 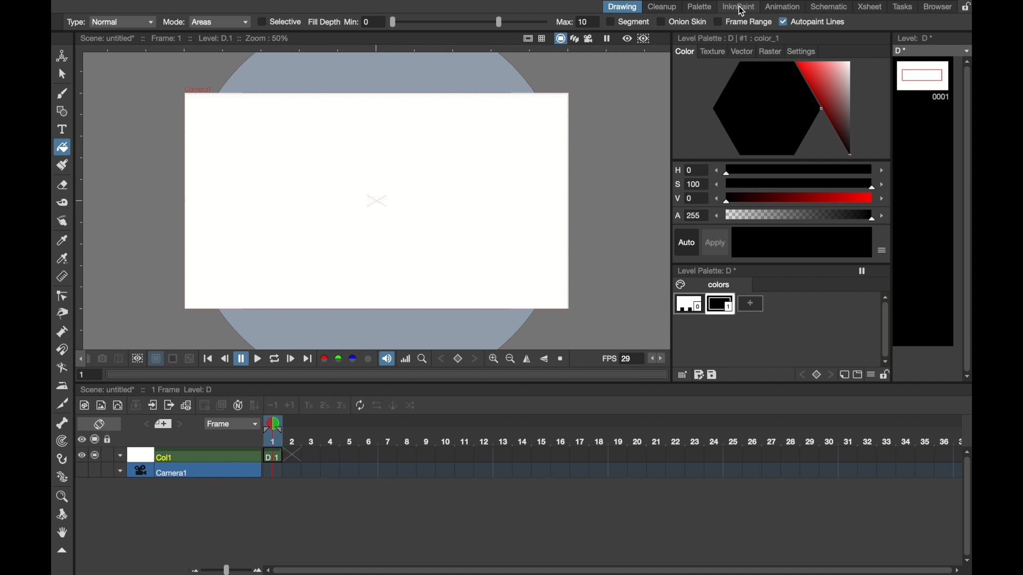 What do you see at coordinates (691, 185) in the screenshot?
I see `S` at bounding box center [691, 185].